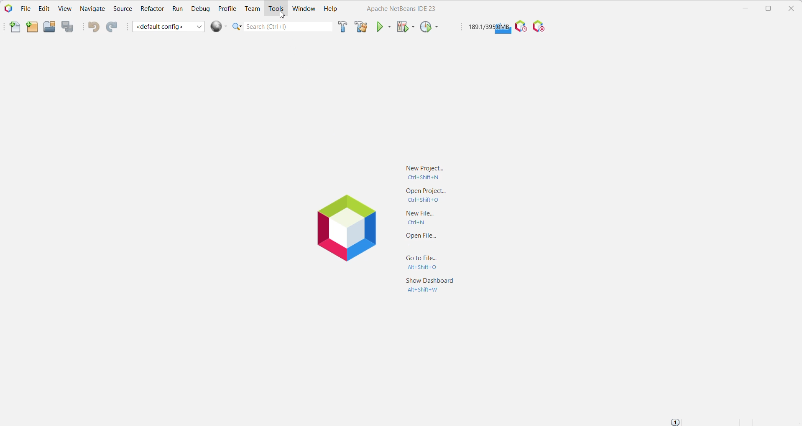 Image resolution: width=802 pixels, height=426 pixels. What do you see at coordinates (429, 28) in the screenshot?
I see `Profile Project` at bounding box center [429, 28].